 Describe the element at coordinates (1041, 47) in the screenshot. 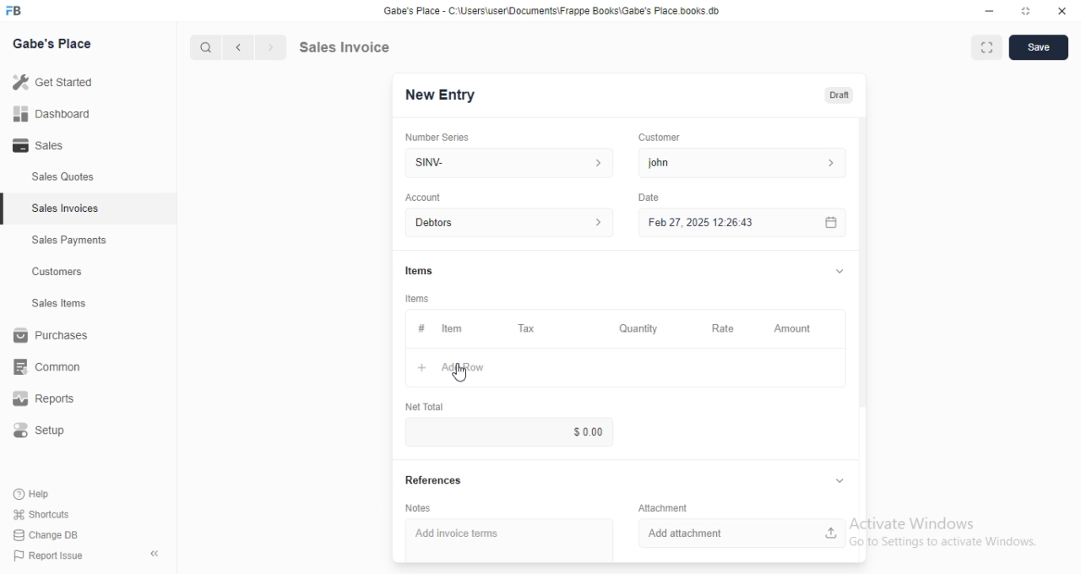

I see `Save` at that location.